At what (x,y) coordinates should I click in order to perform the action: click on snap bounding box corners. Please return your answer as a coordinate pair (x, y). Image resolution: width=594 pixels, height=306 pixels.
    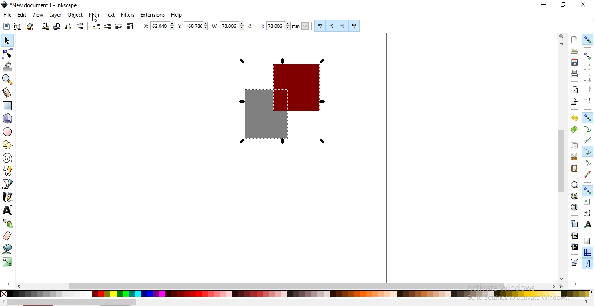
    Looking at the image, I should click on (587, 67).